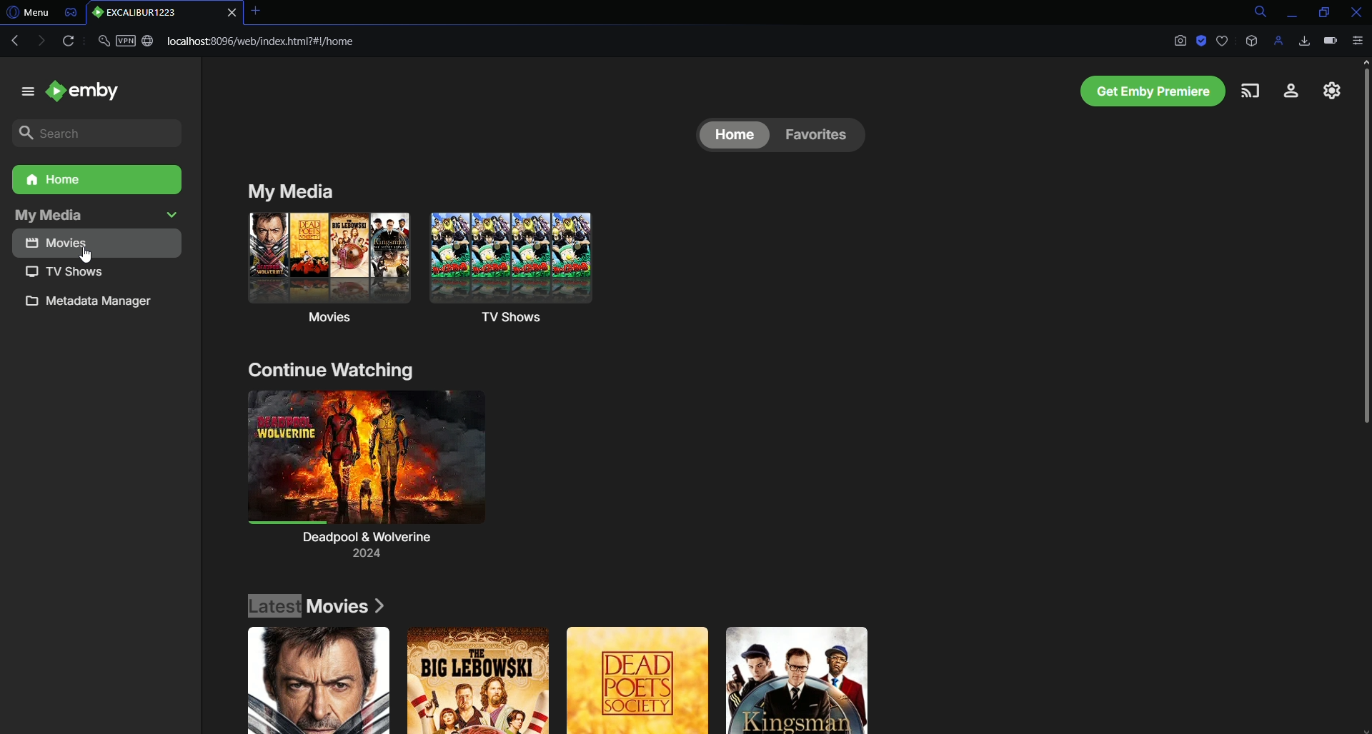 This screenshot has height=734, width=1372. What do you see at coordinates (323, 274) in the screenshot?
I see `Movies` at bounding box center [323, 274].